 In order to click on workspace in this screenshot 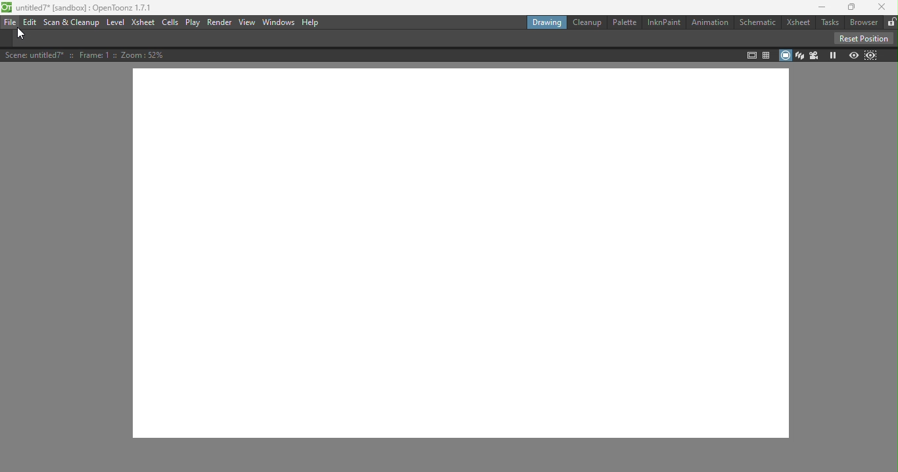, I will do `click(462, 254)`.